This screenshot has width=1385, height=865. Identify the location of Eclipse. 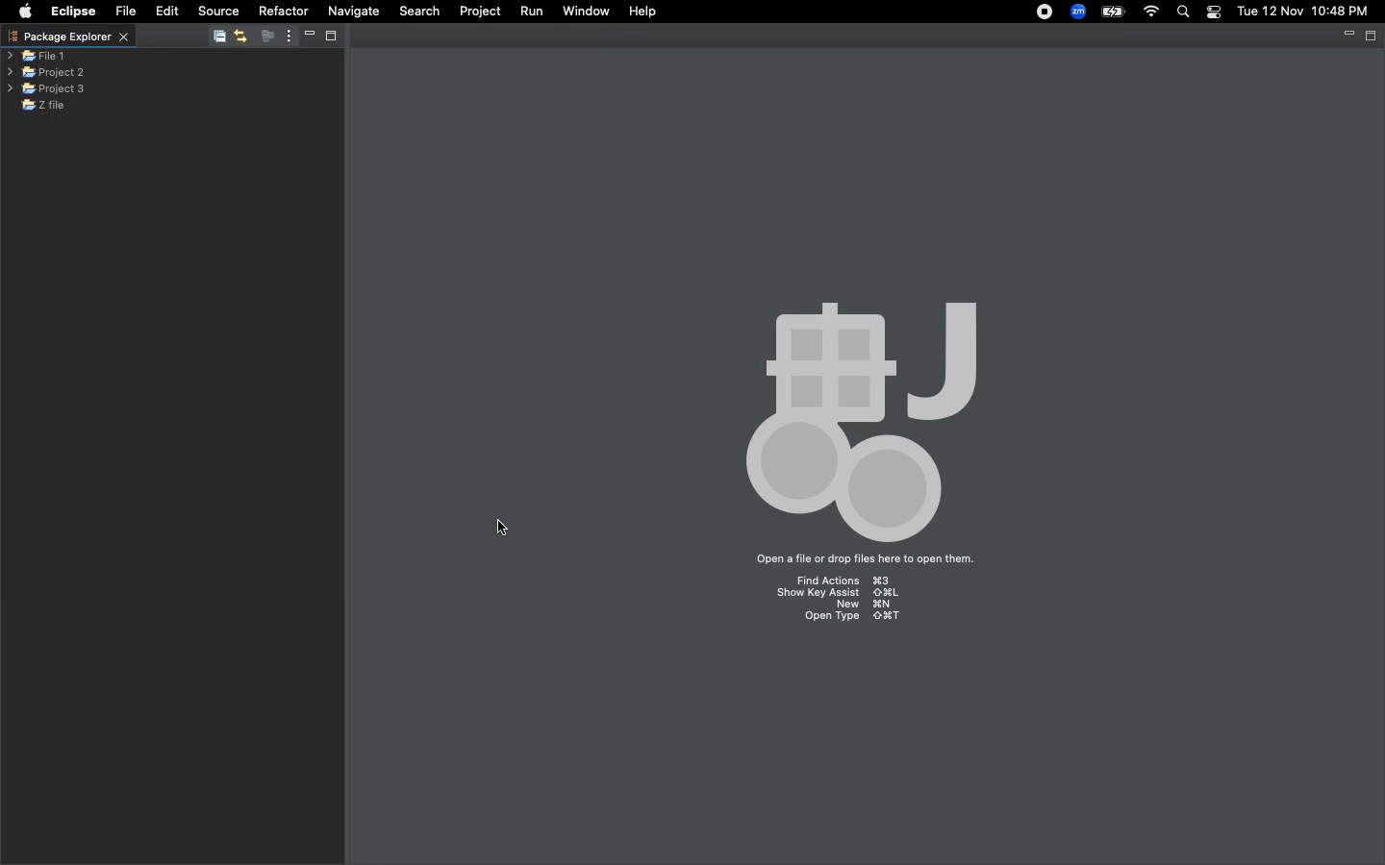
(75, 12).